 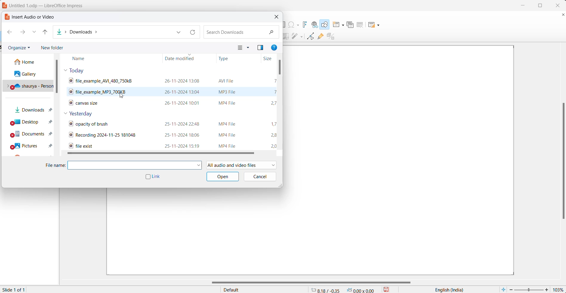 I want to click on close document, so click(x=563, y=15).